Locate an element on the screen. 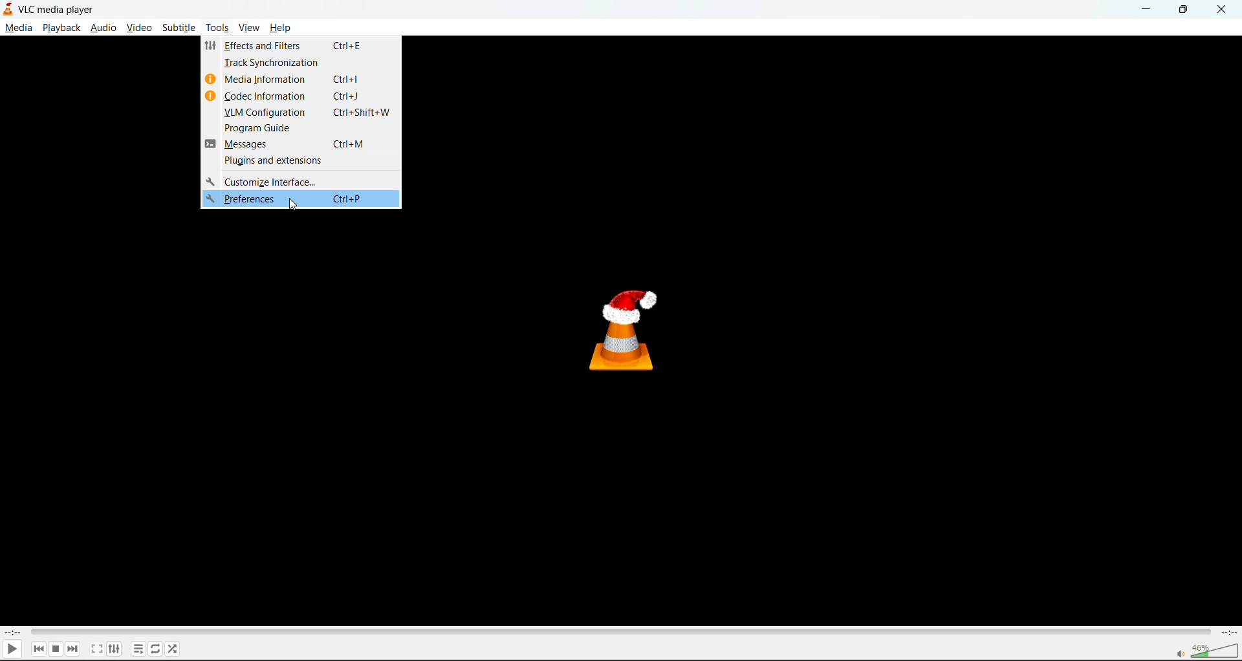 This screenshot has width=1242, height=661. thumbnail is located at coordinates (628, 329).